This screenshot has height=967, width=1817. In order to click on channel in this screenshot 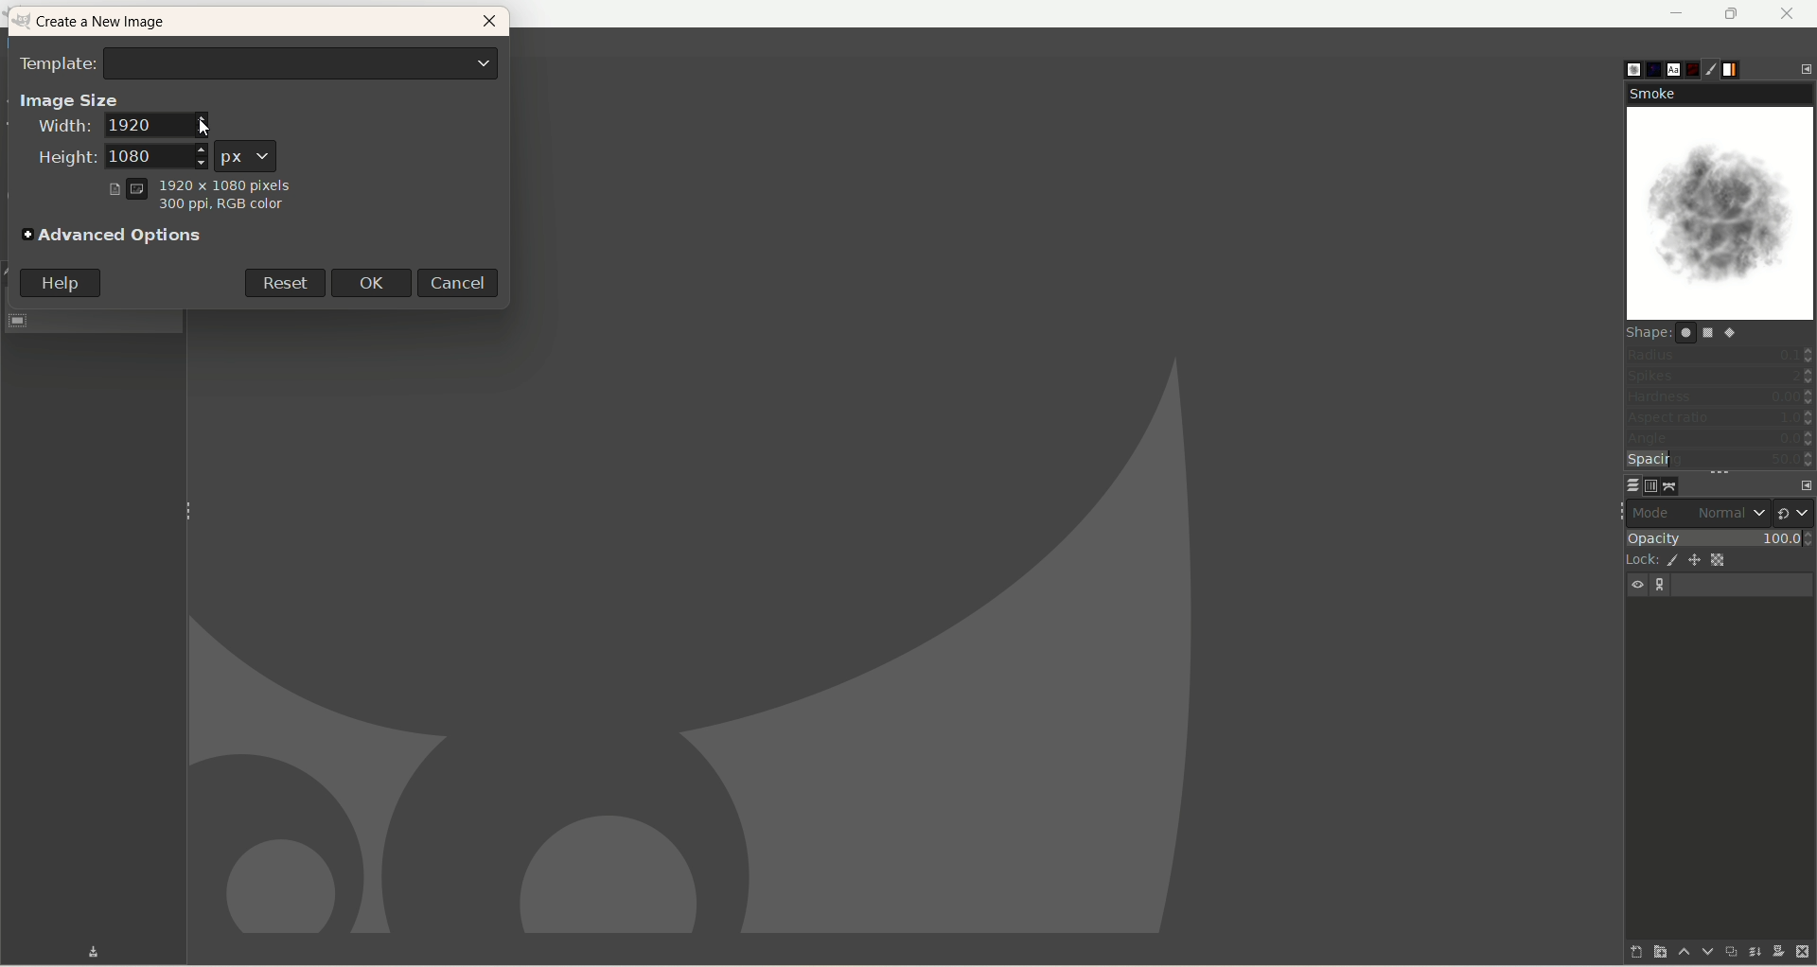, I will do `click(1647, 485)`.